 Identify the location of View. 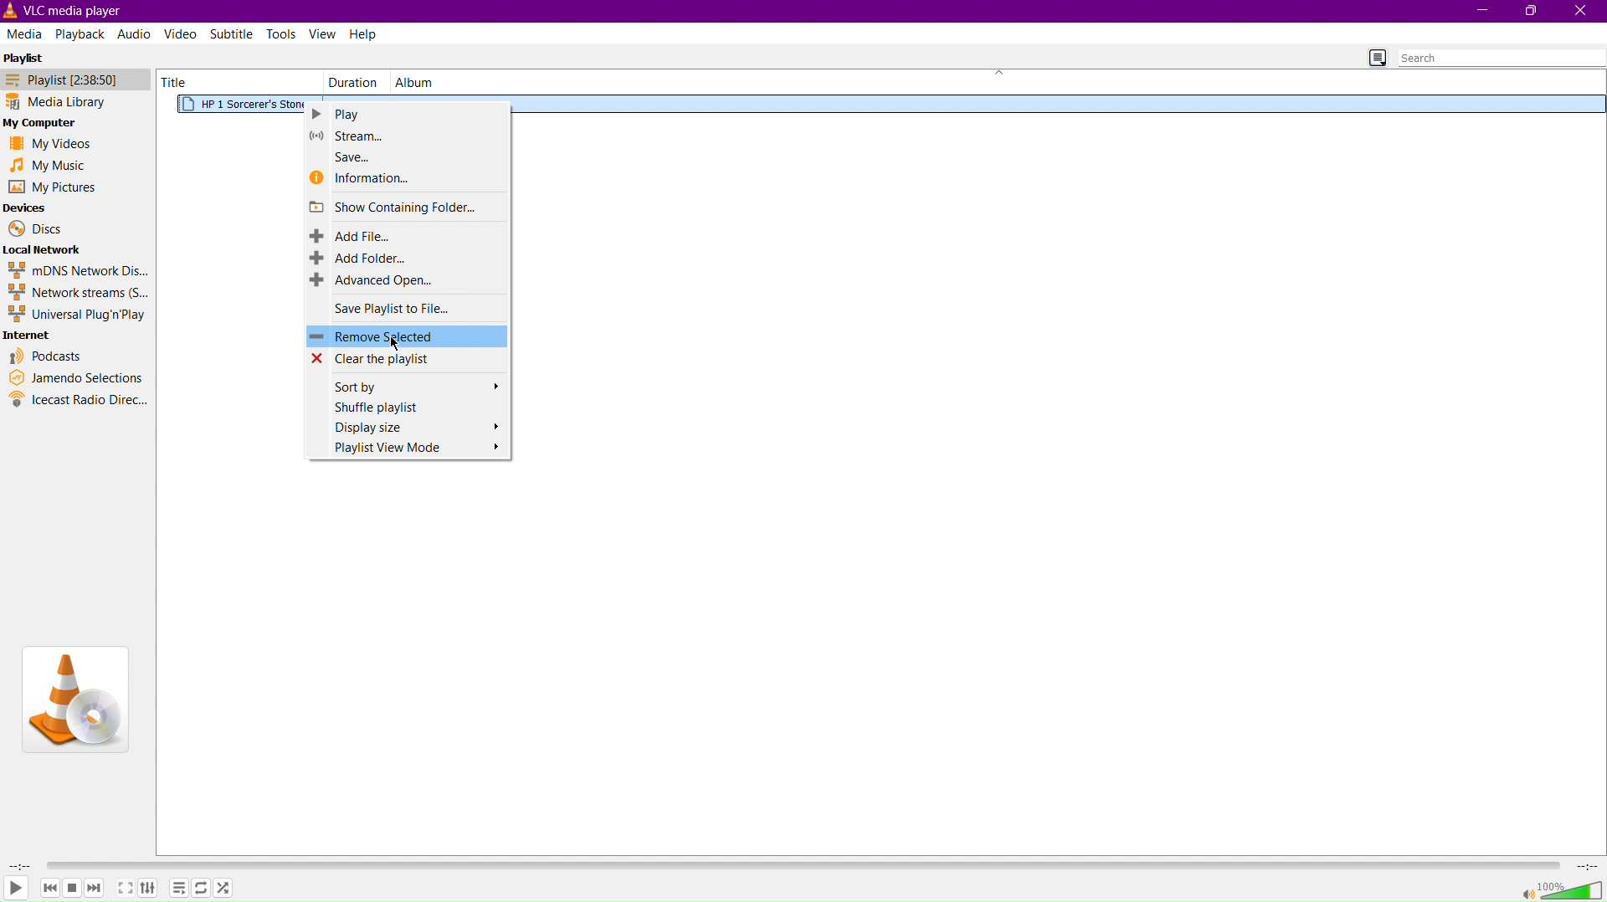
(324, 34).